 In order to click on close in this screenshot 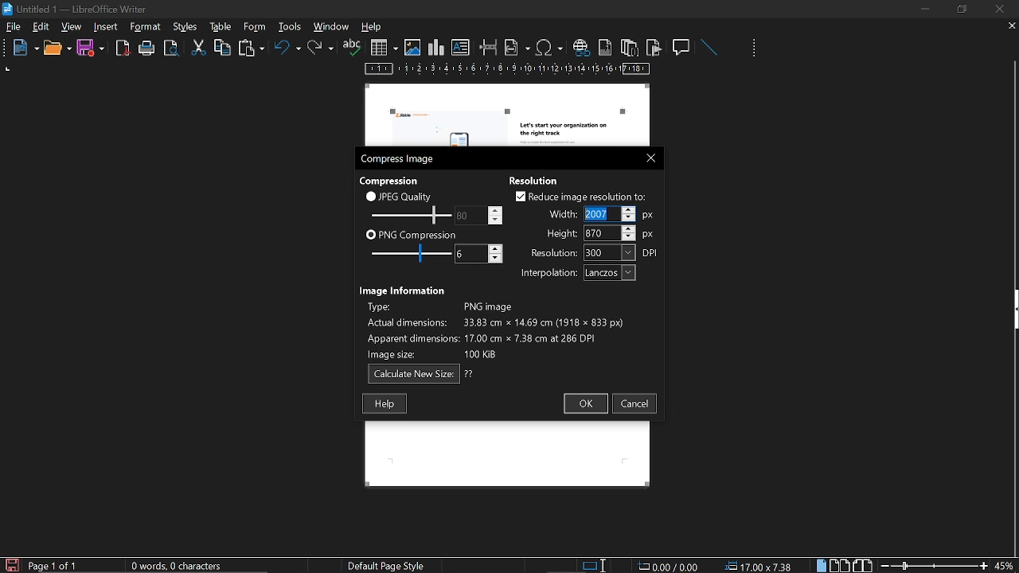, I will do `click(998, 9)`.